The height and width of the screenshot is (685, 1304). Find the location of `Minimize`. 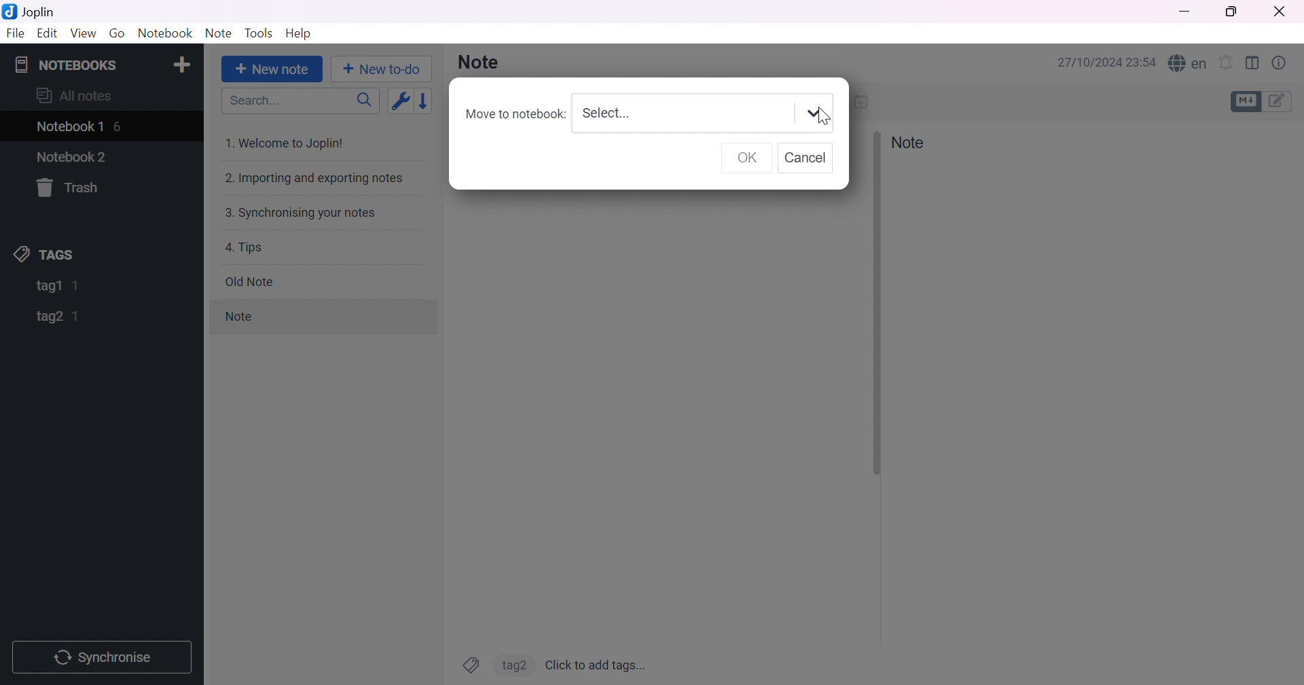

Minimize is located at coordinates (1184, 12).